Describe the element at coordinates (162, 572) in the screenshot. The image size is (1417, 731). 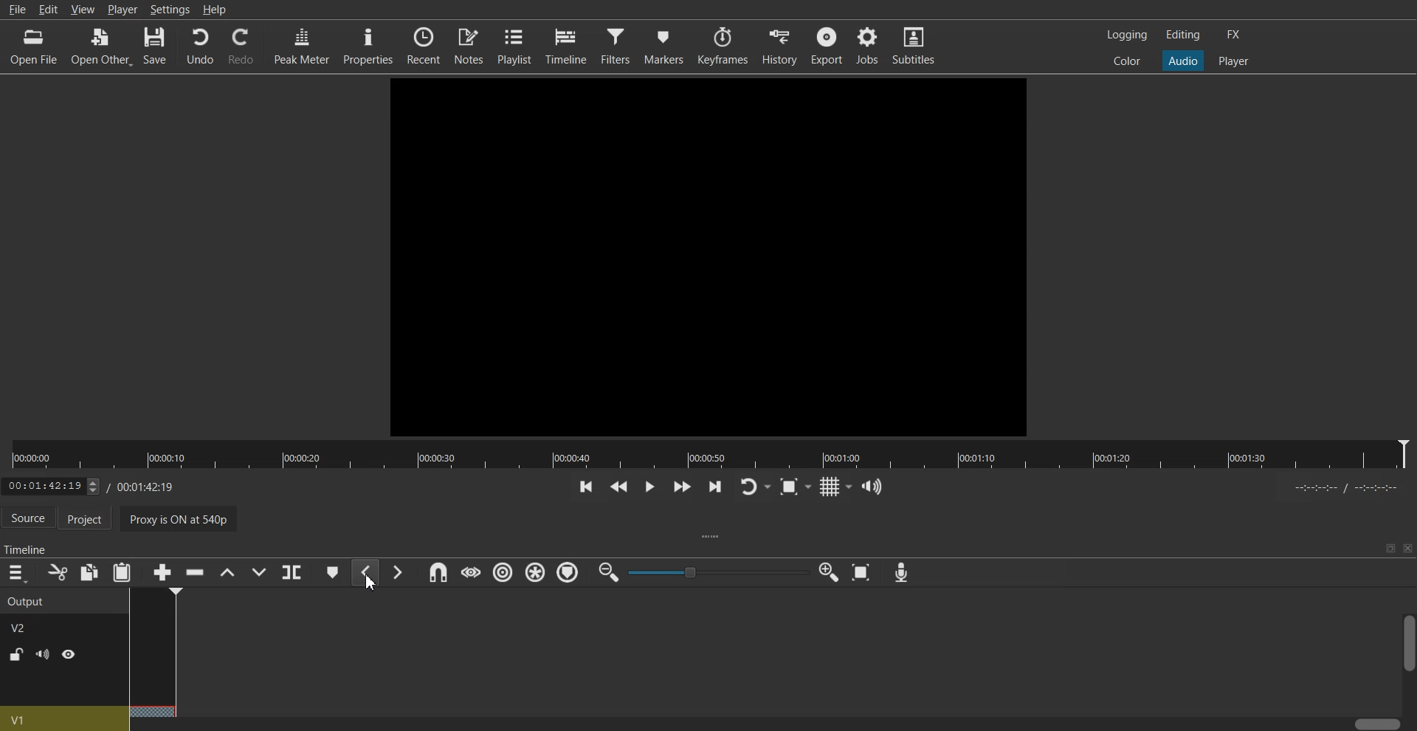
I see `Append` at that location.